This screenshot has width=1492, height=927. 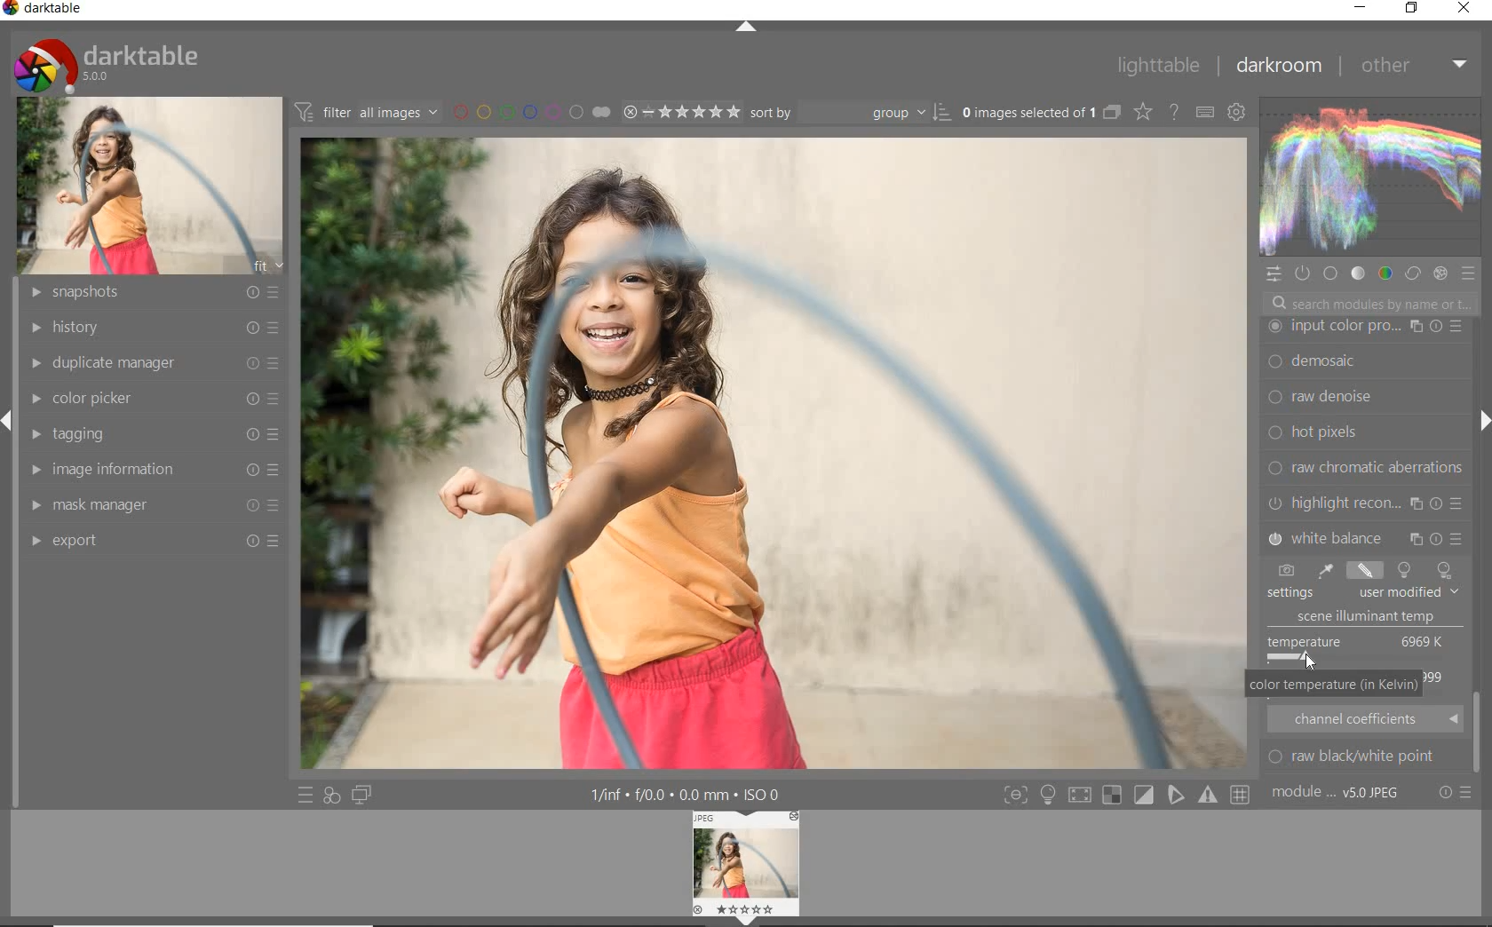 What do you see at coordinates (148, 326) in the screenshot?
I see `history` at bounding box center [148, 326].